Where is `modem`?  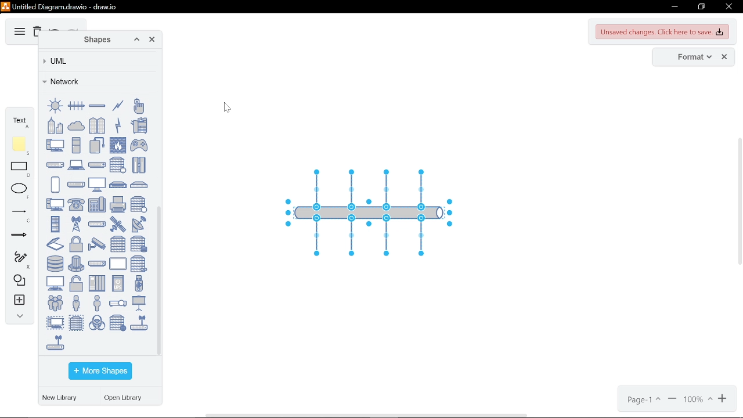 modem is located at coordinates (76, 185).